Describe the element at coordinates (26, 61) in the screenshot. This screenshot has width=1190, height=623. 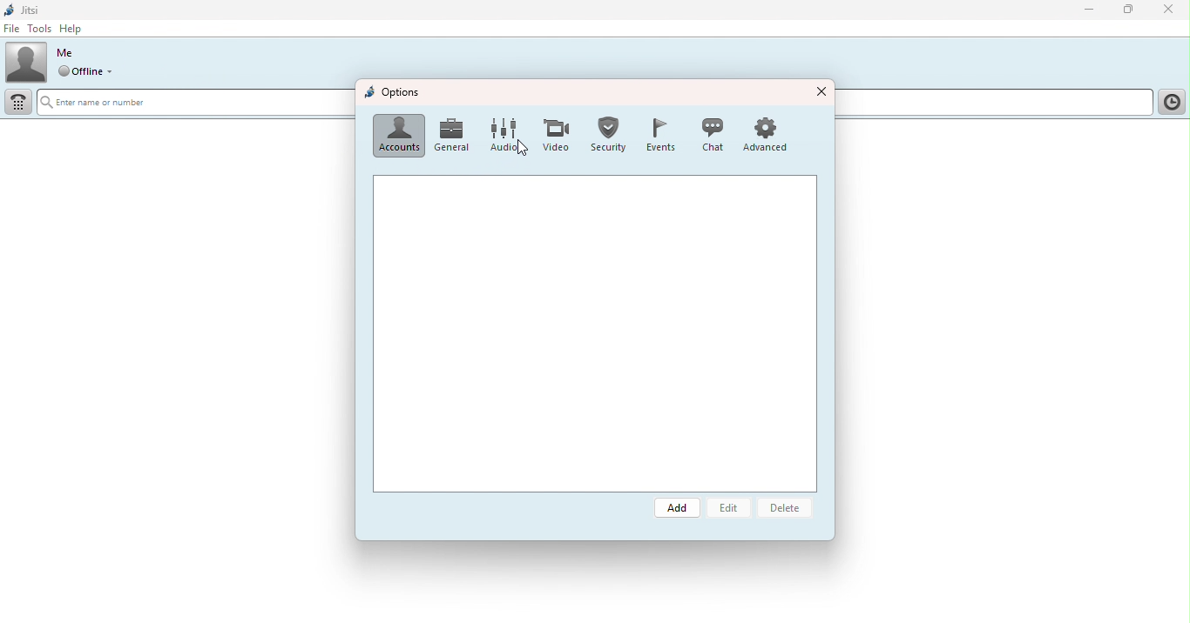
I see `Profile picture` at that location.